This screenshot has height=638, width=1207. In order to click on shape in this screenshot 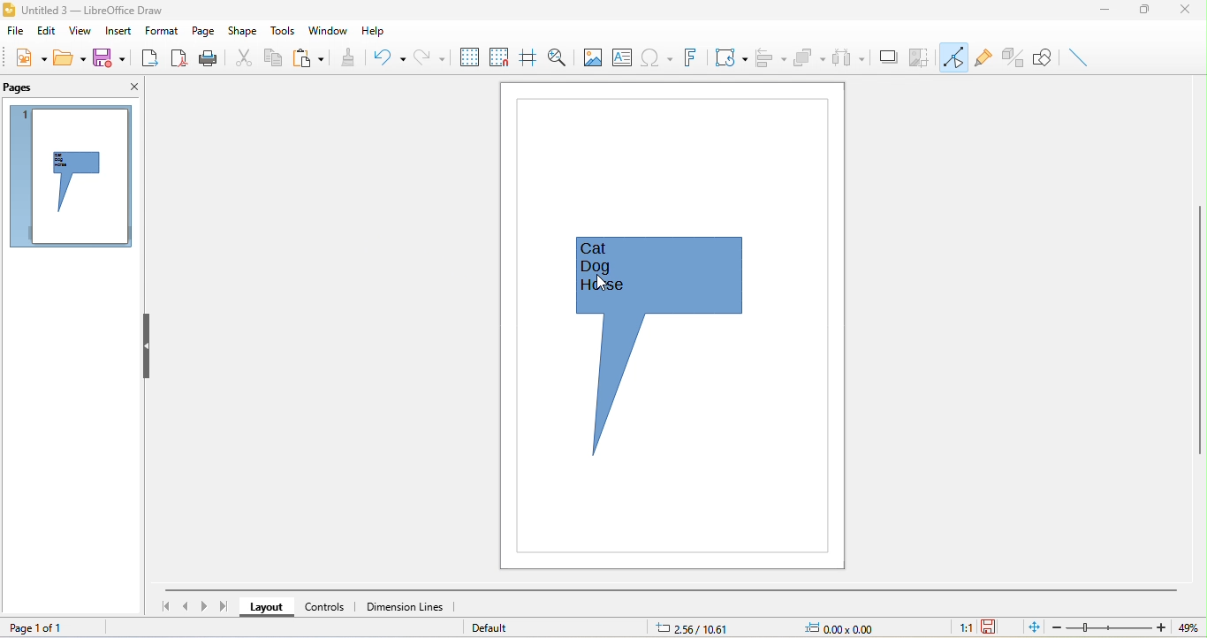, I will do `click(244, 31)`.